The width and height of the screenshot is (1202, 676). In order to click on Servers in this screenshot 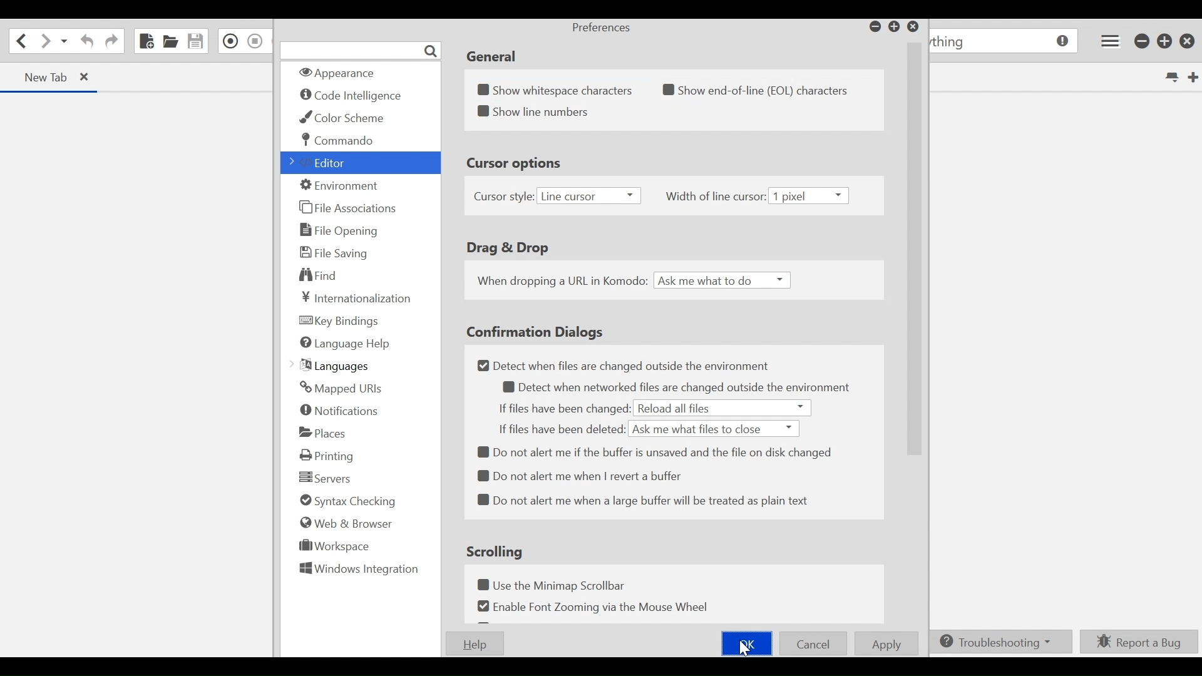, I will do `click(322, 477)`.